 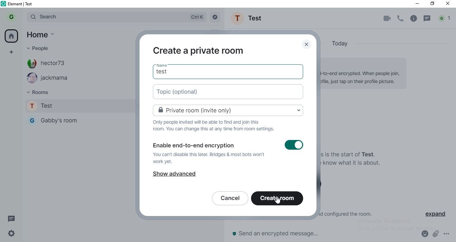 I want to click on search bar, so click(x=116, y=17).